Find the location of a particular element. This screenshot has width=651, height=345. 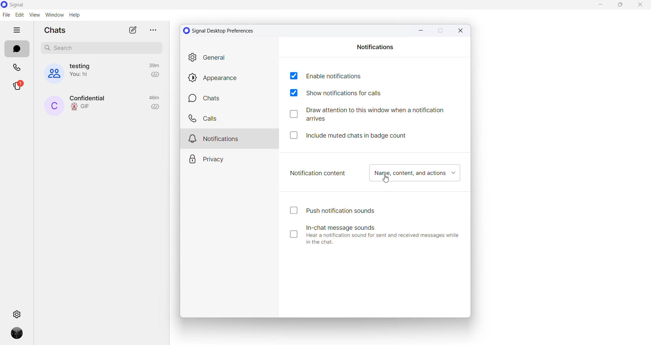

maximize is located at coordinates (620, 6).